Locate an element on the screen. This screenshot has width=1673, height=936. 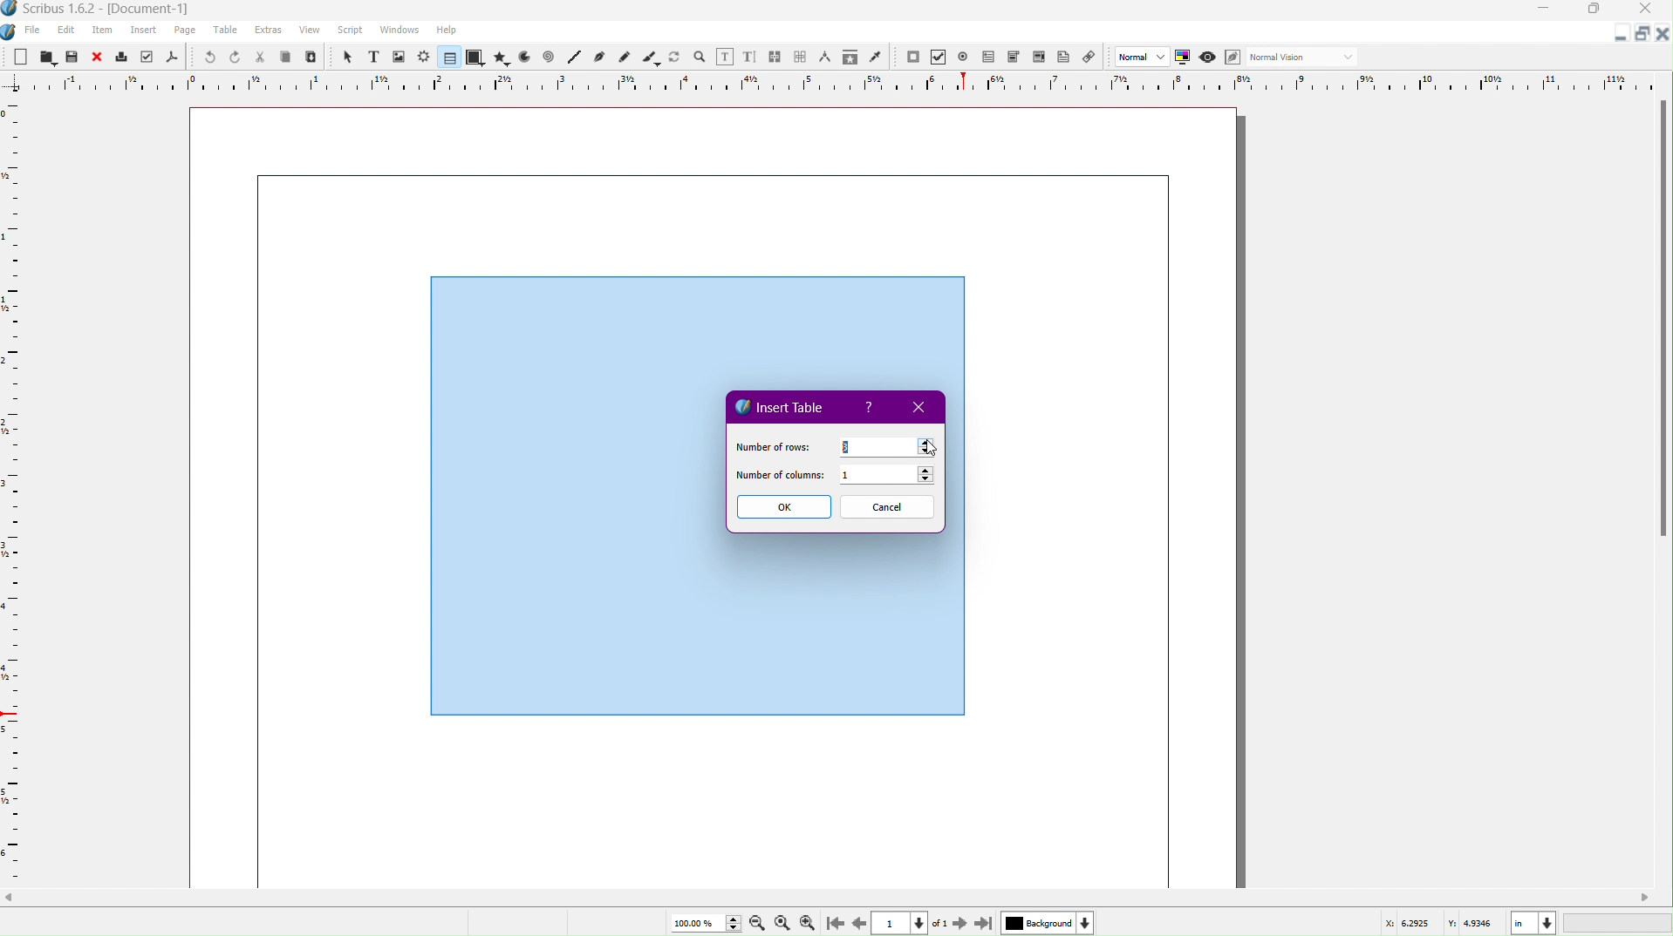
PDF Text Annotation is located at coordinates (1067, 59).